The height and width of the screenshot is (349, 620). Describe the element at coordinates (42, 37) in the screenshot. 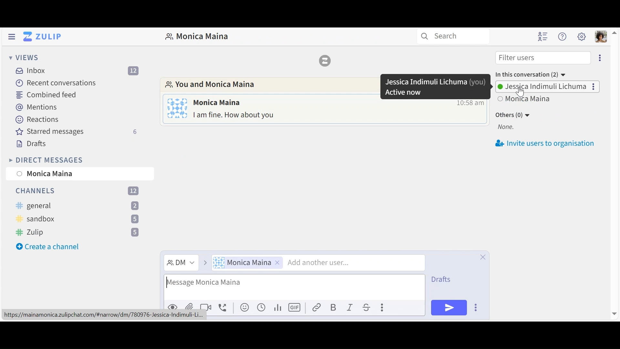

I see `Go to Home View (Inbox)` at that location.